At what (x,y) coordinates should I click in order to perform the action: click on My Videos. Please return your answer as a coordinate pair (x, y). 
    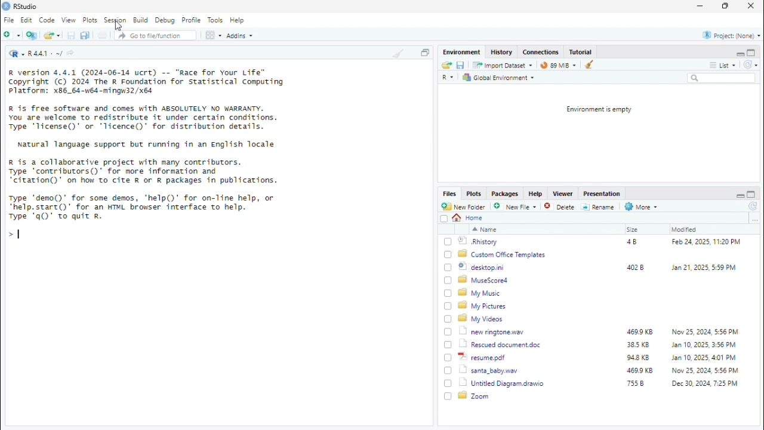
    Looking at the image, I should click on (482, 318).